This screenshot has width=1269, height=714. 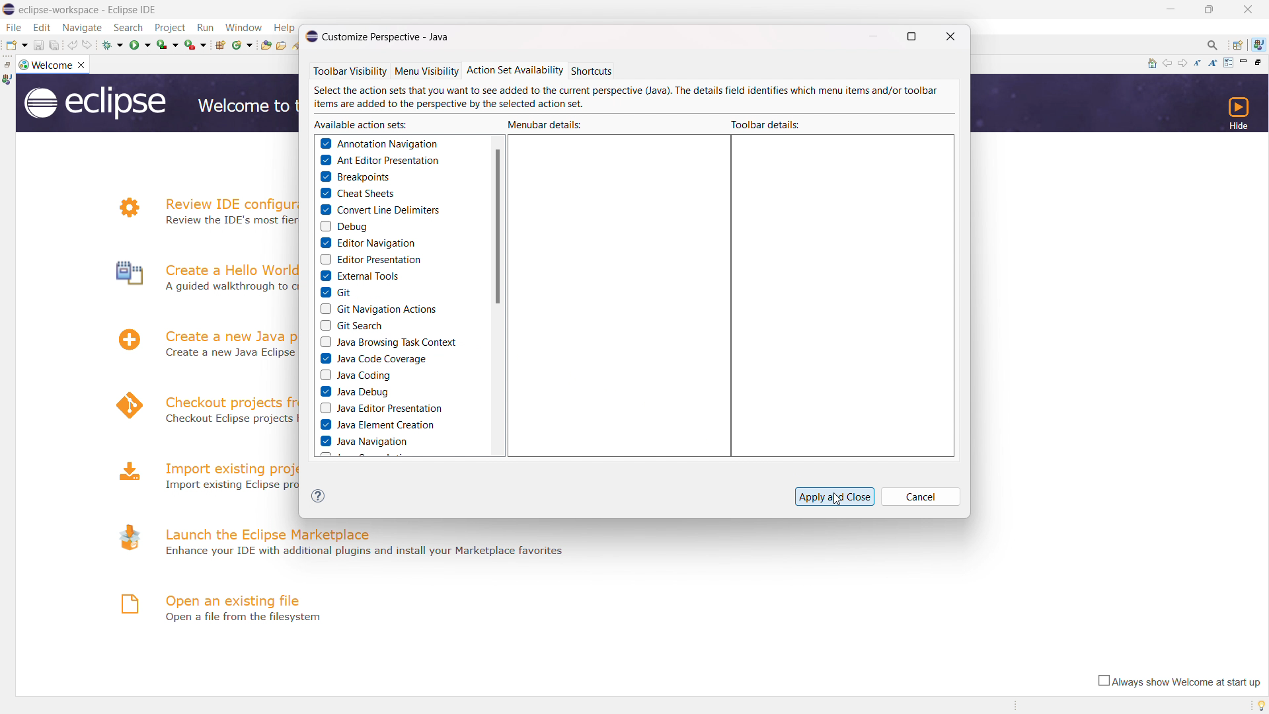 I want to click on java browsing task context, so click(x=387, y=341).